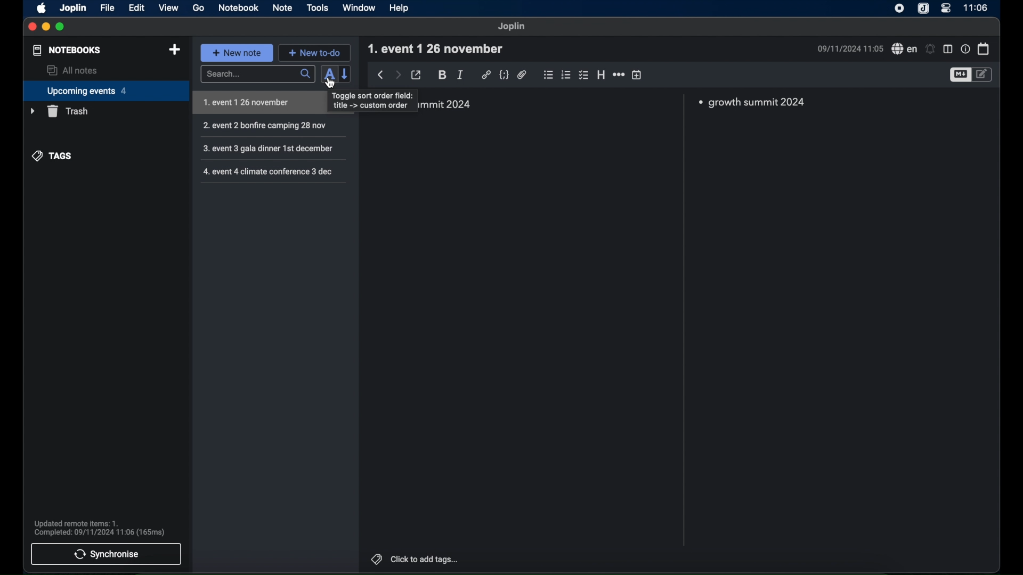 The image size is (1023, 575). I want to click on all notes, so click(72, 70).